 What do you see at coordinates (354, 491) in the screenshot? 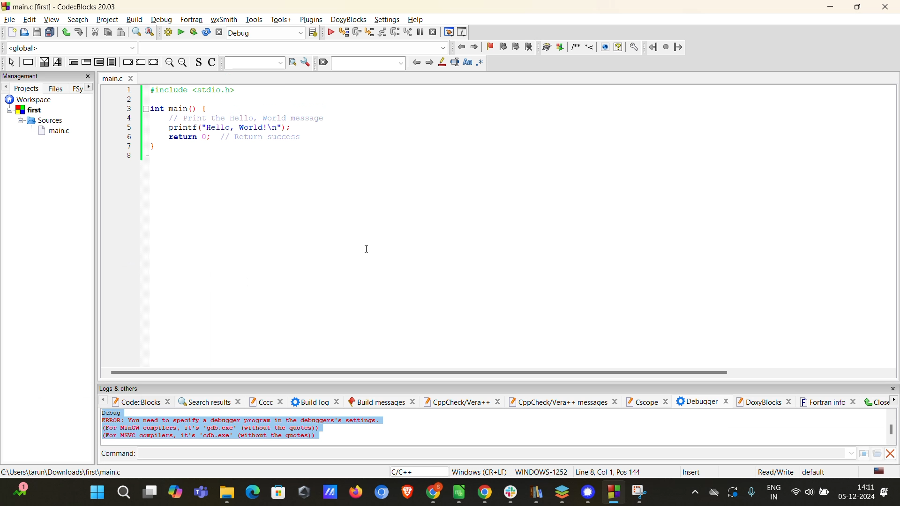
I see `firefox` at bounding box center [354, 491].